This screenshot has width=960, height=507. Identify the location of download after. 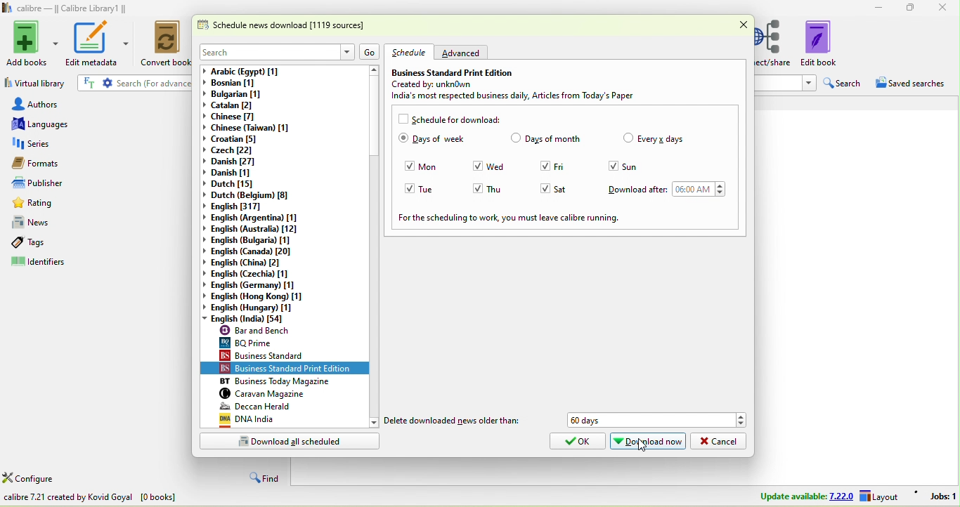
(637, 189).